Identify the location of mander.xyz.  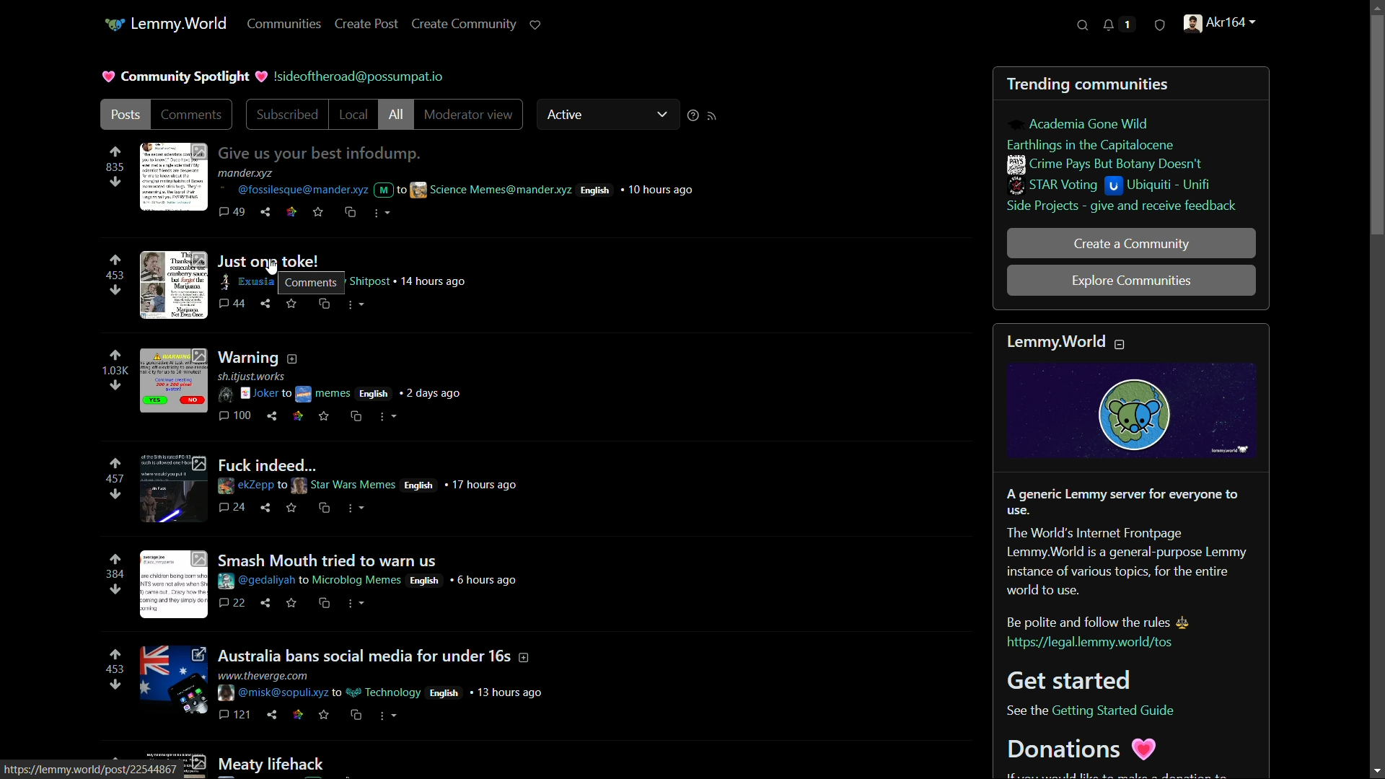
(250, 173).